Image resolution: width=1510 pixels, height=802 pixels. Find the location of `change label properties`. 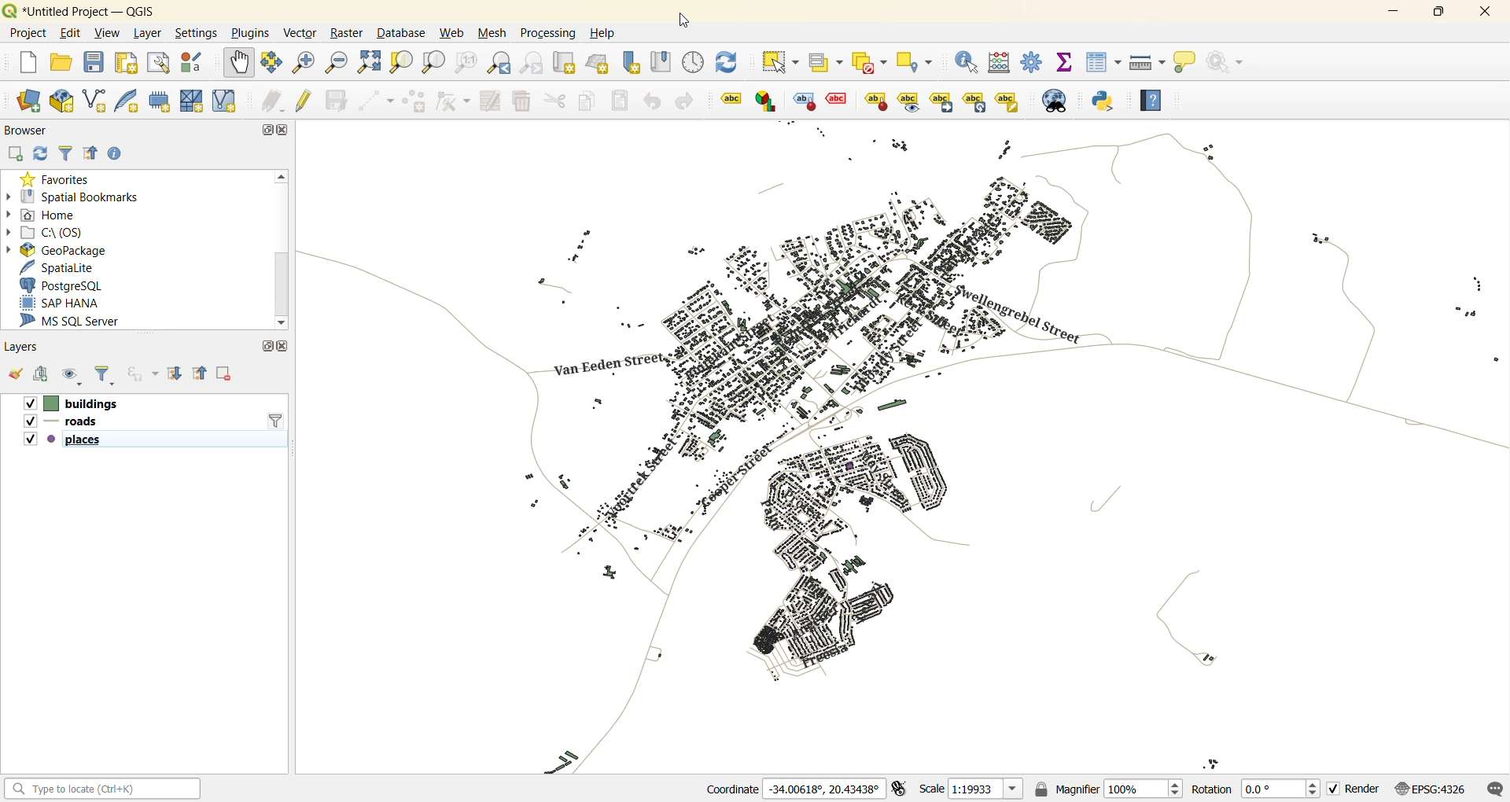

change label properties is located at coordinates (1008, 102).